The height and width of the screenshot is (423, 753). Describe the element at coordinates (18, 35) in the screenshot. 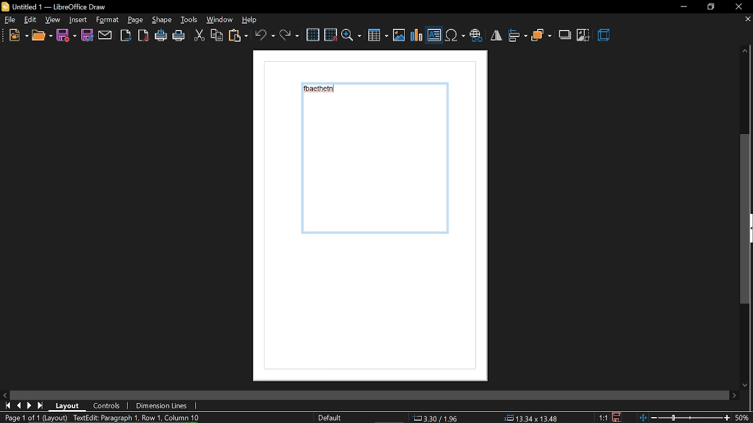

I see `new` at that location.